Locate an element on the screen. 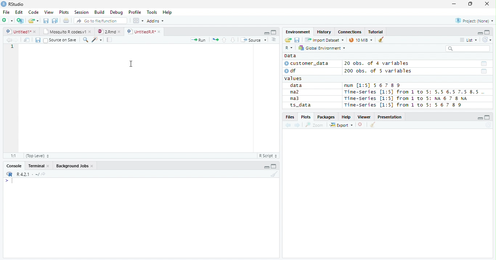  Restore Down is located at coordinates (471, 4).